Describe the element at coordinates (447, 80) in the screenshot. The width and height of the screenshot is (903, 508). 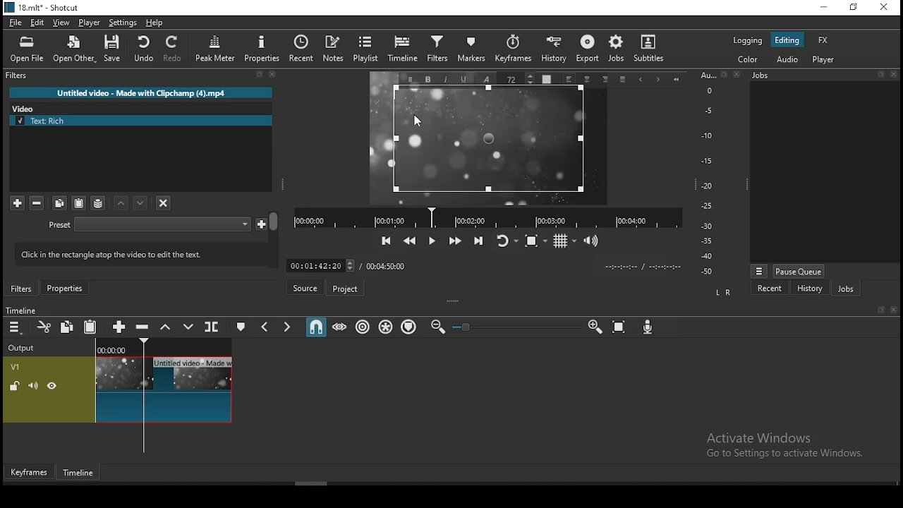
I see `Italic` at that location.